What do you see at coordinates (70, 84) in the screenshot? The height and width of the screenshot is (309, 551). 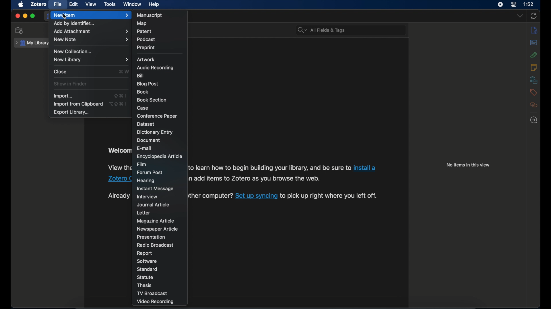 I see `show in finder` at bounding box center [70, 84].